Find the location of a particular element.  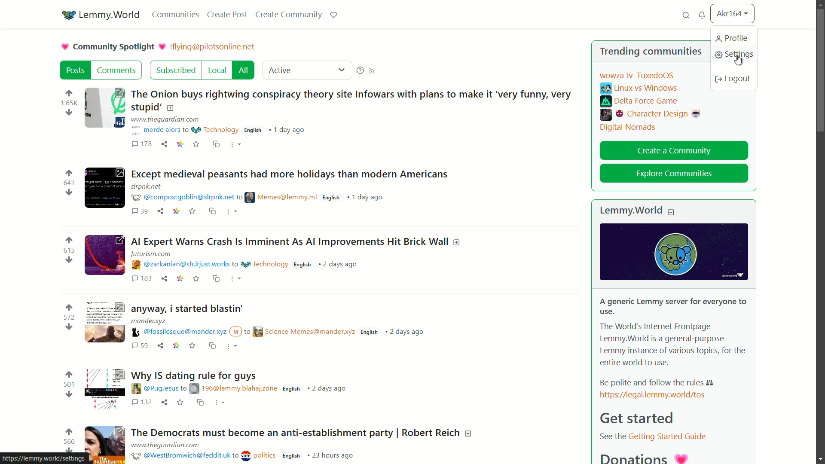

subscribed is located at coordinates (177, 70).